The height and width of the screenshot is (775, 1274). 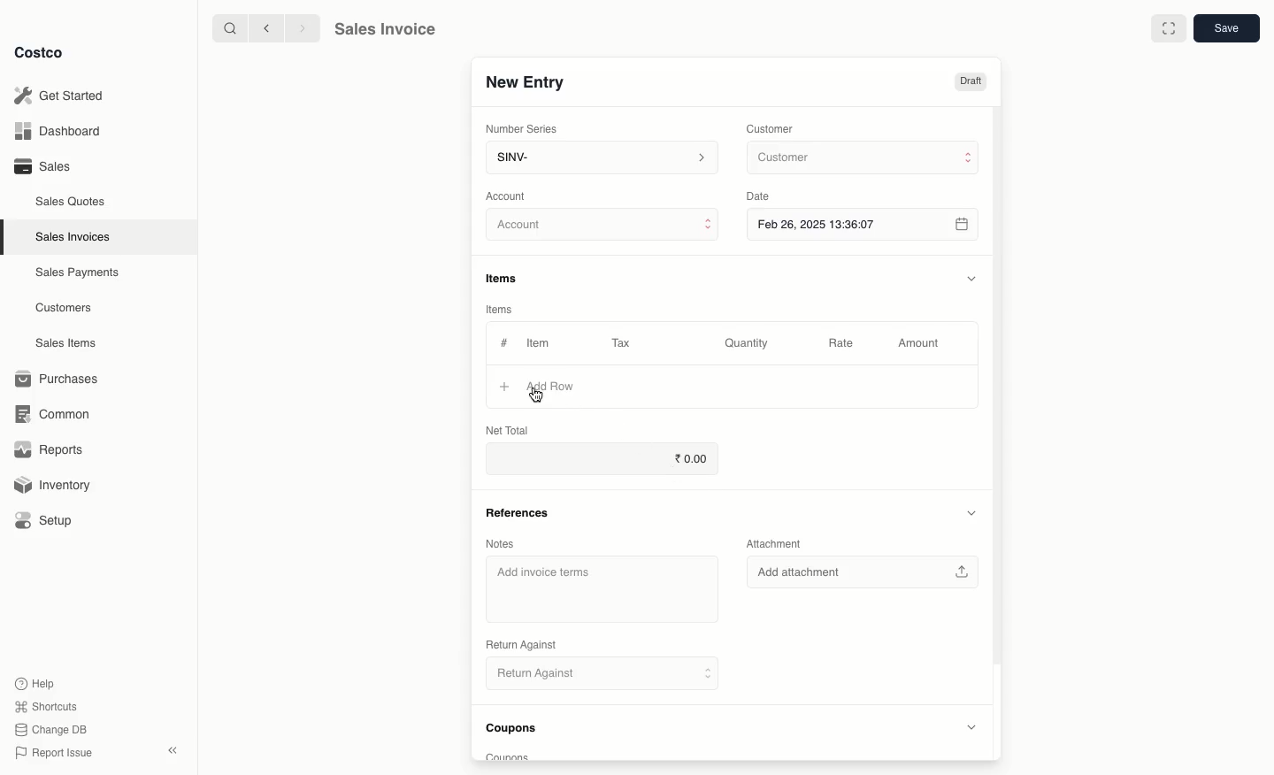 I want to click on Date, so click(x=763, y=196).